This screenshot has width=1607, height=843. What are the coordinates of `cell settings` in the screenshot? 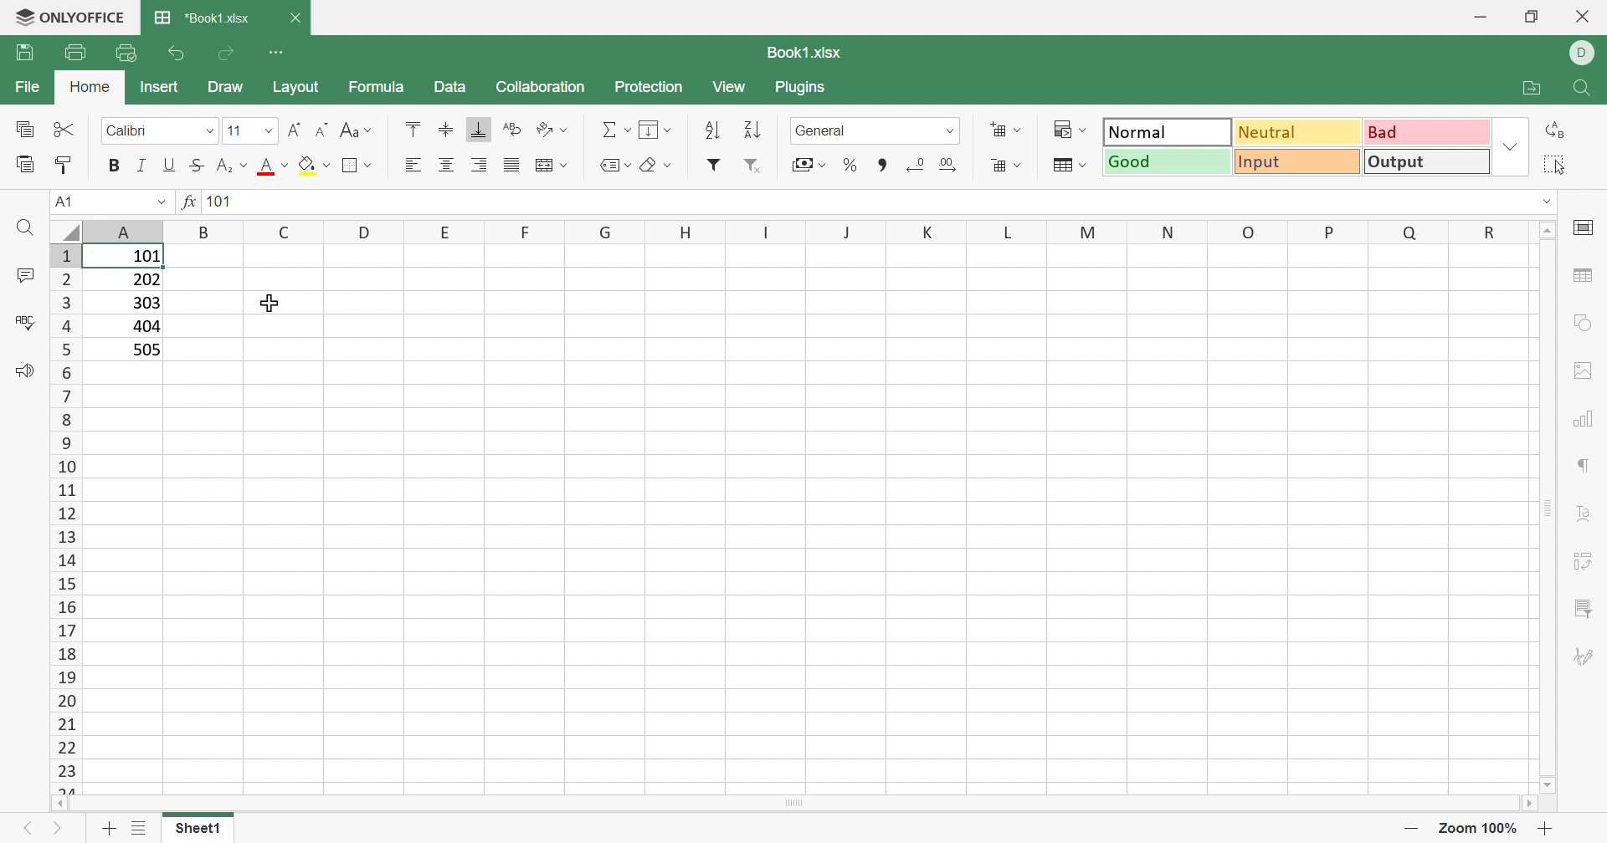 It's located at (1584, 227).